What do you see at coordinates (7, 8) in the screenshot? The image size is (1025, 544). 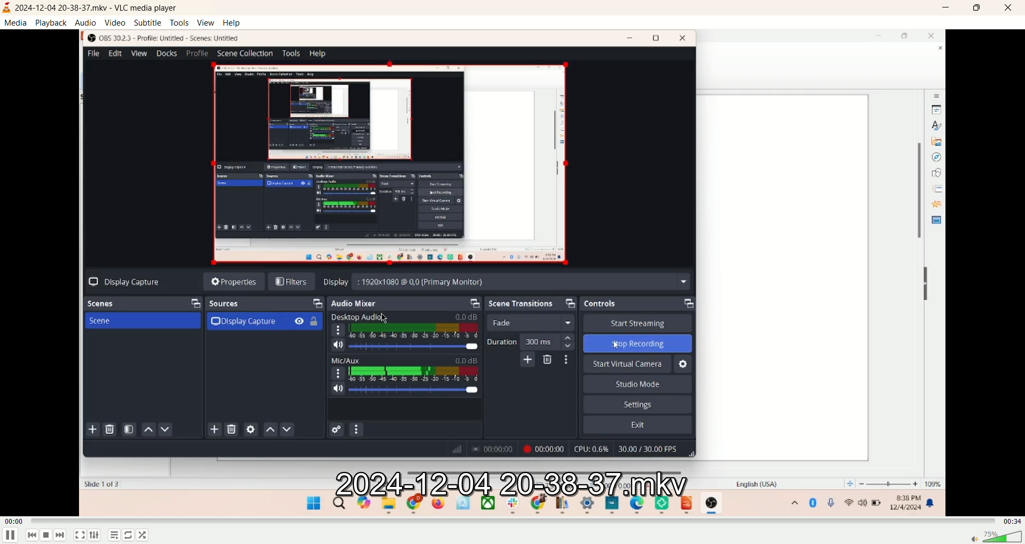 I see `logo` at bounding box center [7, 8].